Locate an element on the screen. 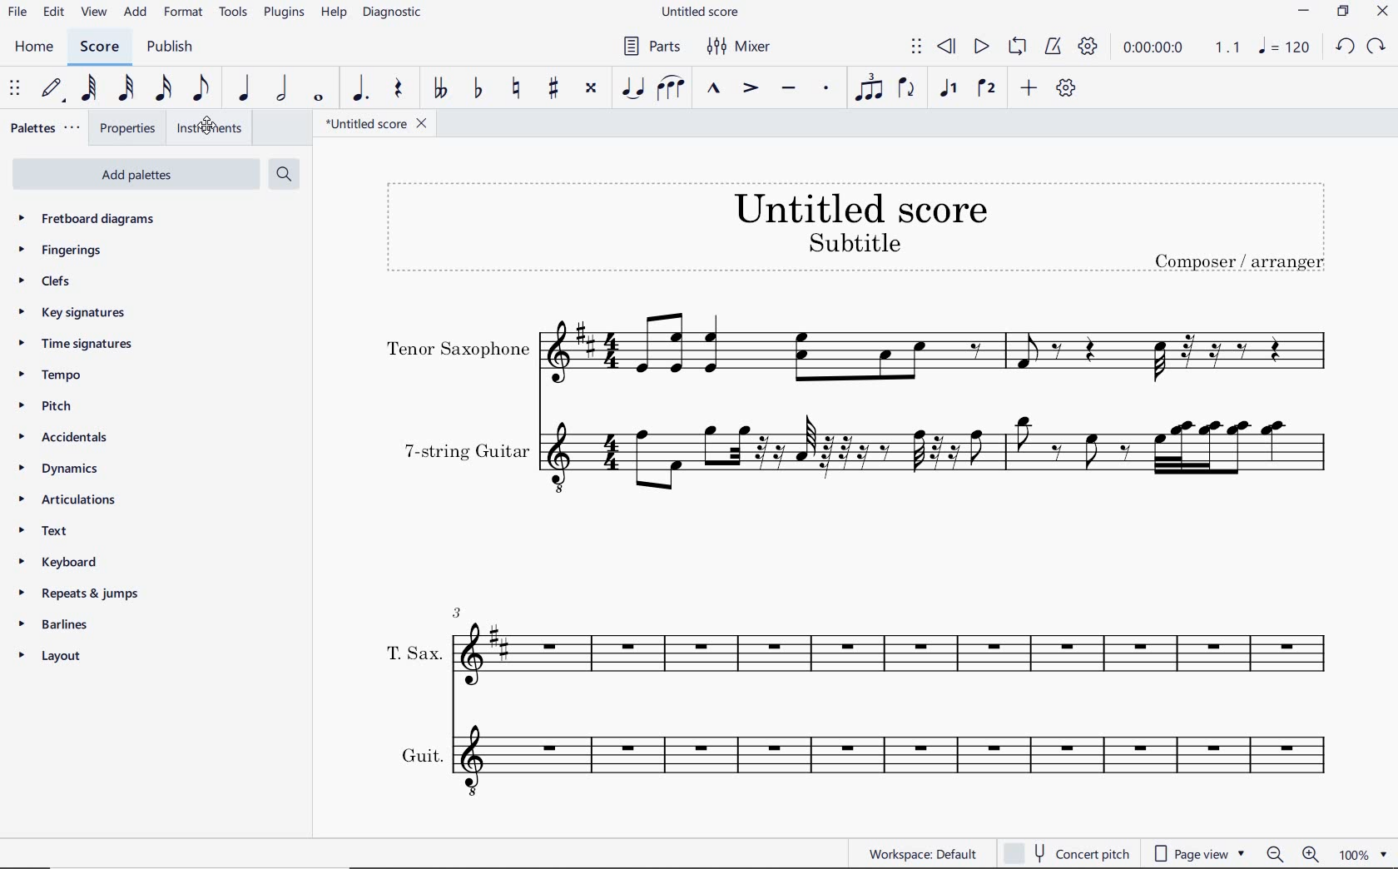 This screenshot has width=1398, height=869. PAGE VIEW is located at coordinates (1200, 852).